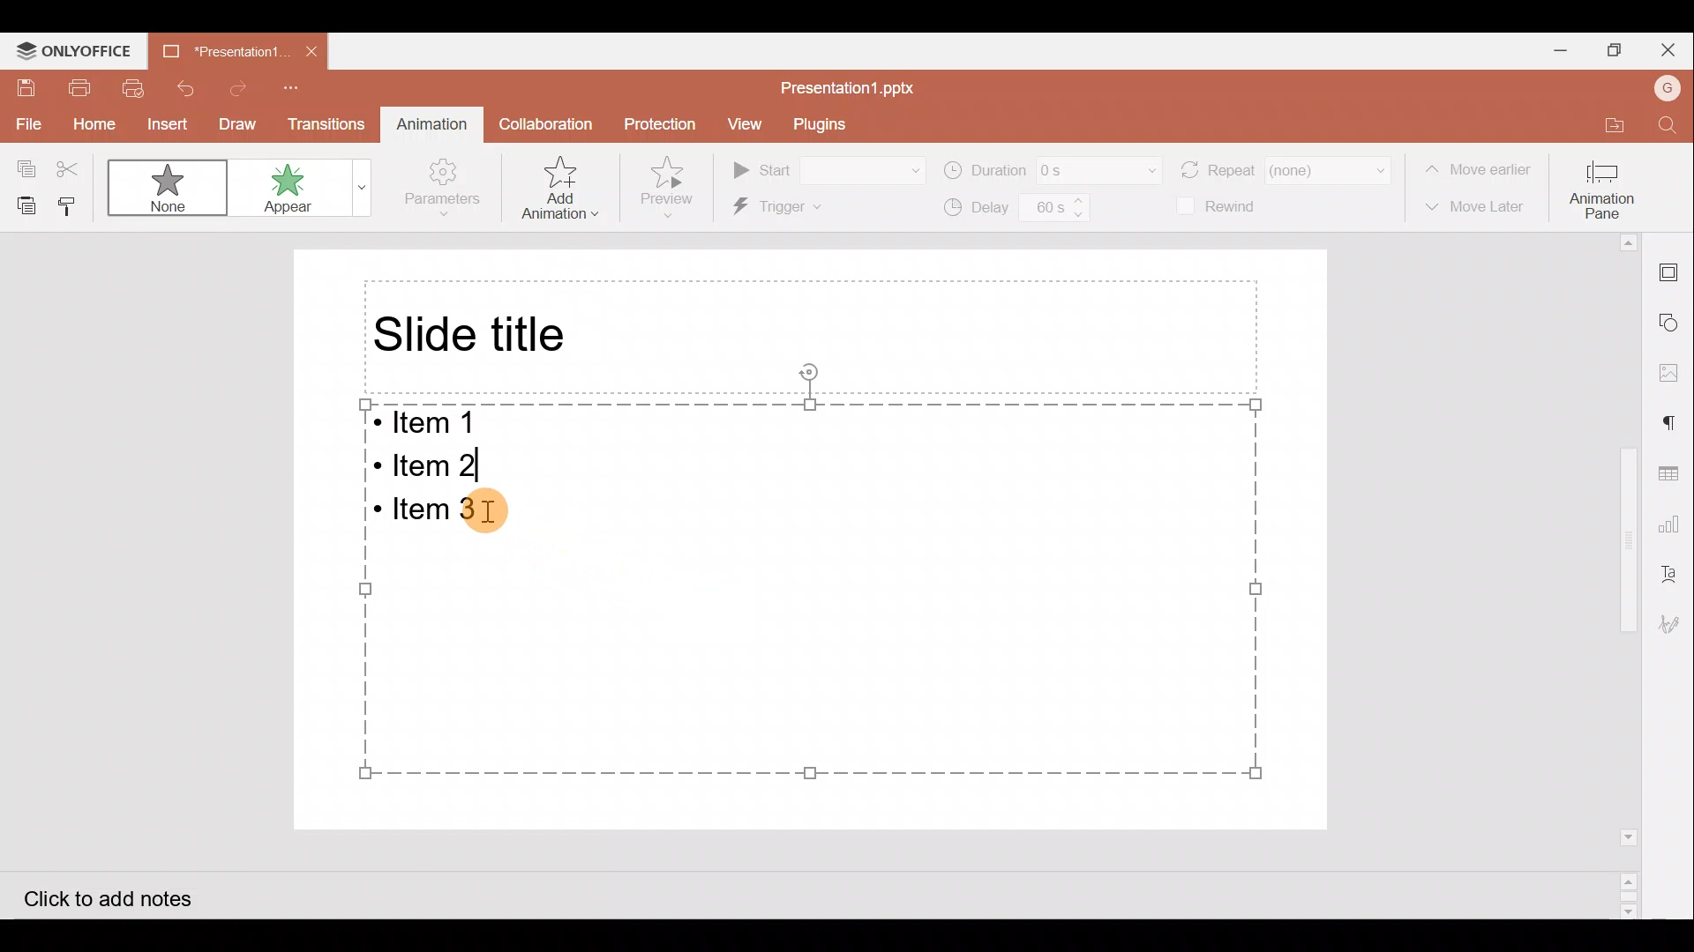  Describe the element at coordinates (436, 463) in the screenshot. I see `Bulleted Item 2 on the presentation slide` at that location.